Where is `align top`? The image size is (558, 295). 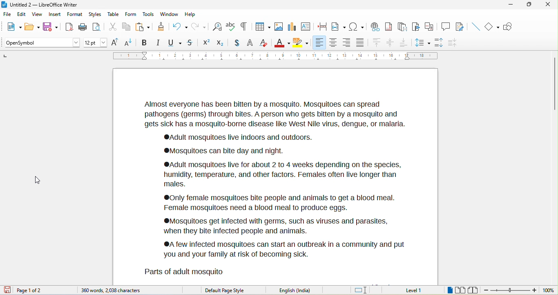 align top is located at coordinates (376, 43).